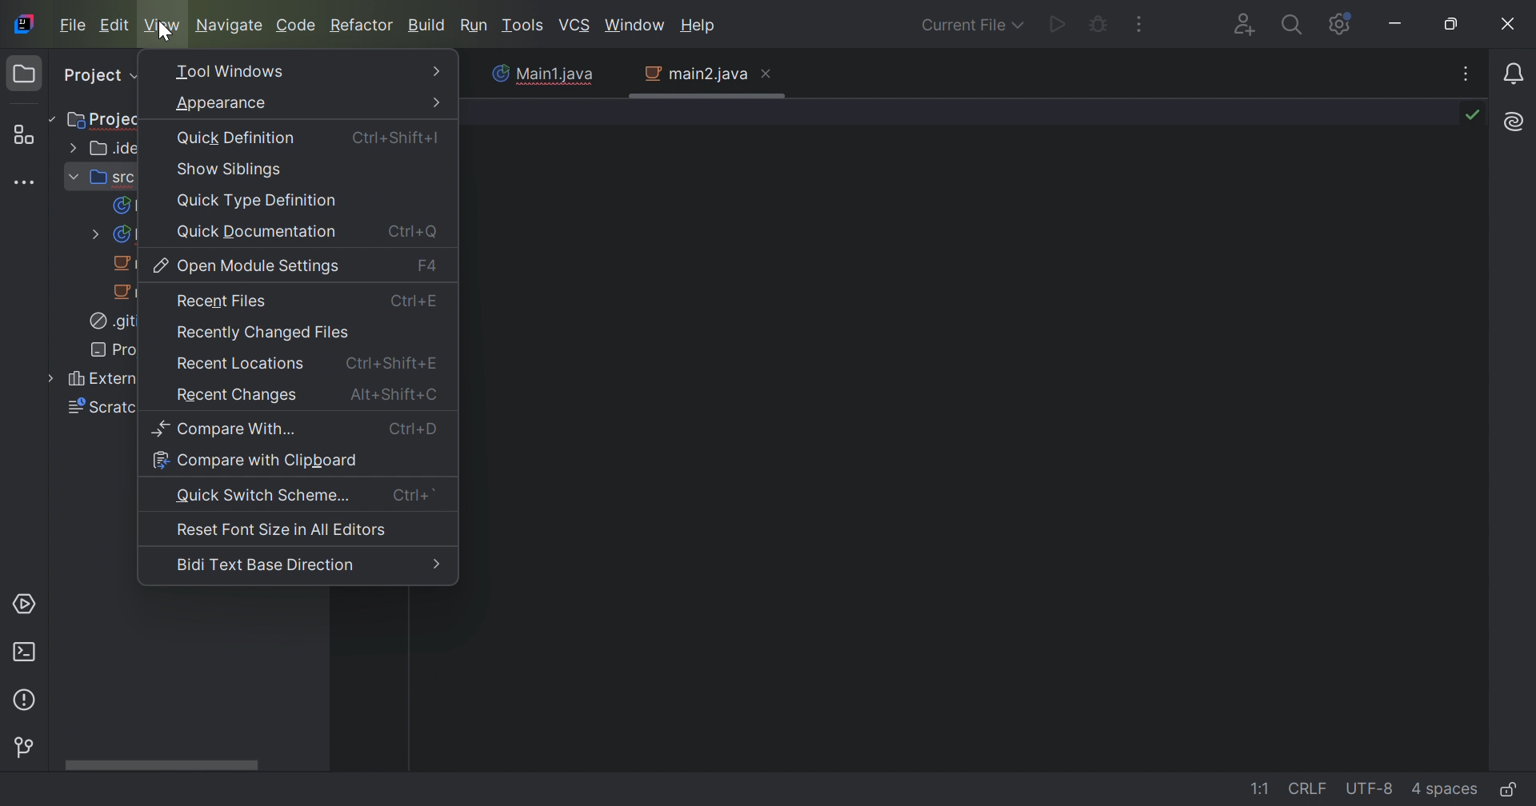  What do you see at coordinates (537, 74) in the screenshot?
I see `Main1.java` at bounding box center [537, 74].